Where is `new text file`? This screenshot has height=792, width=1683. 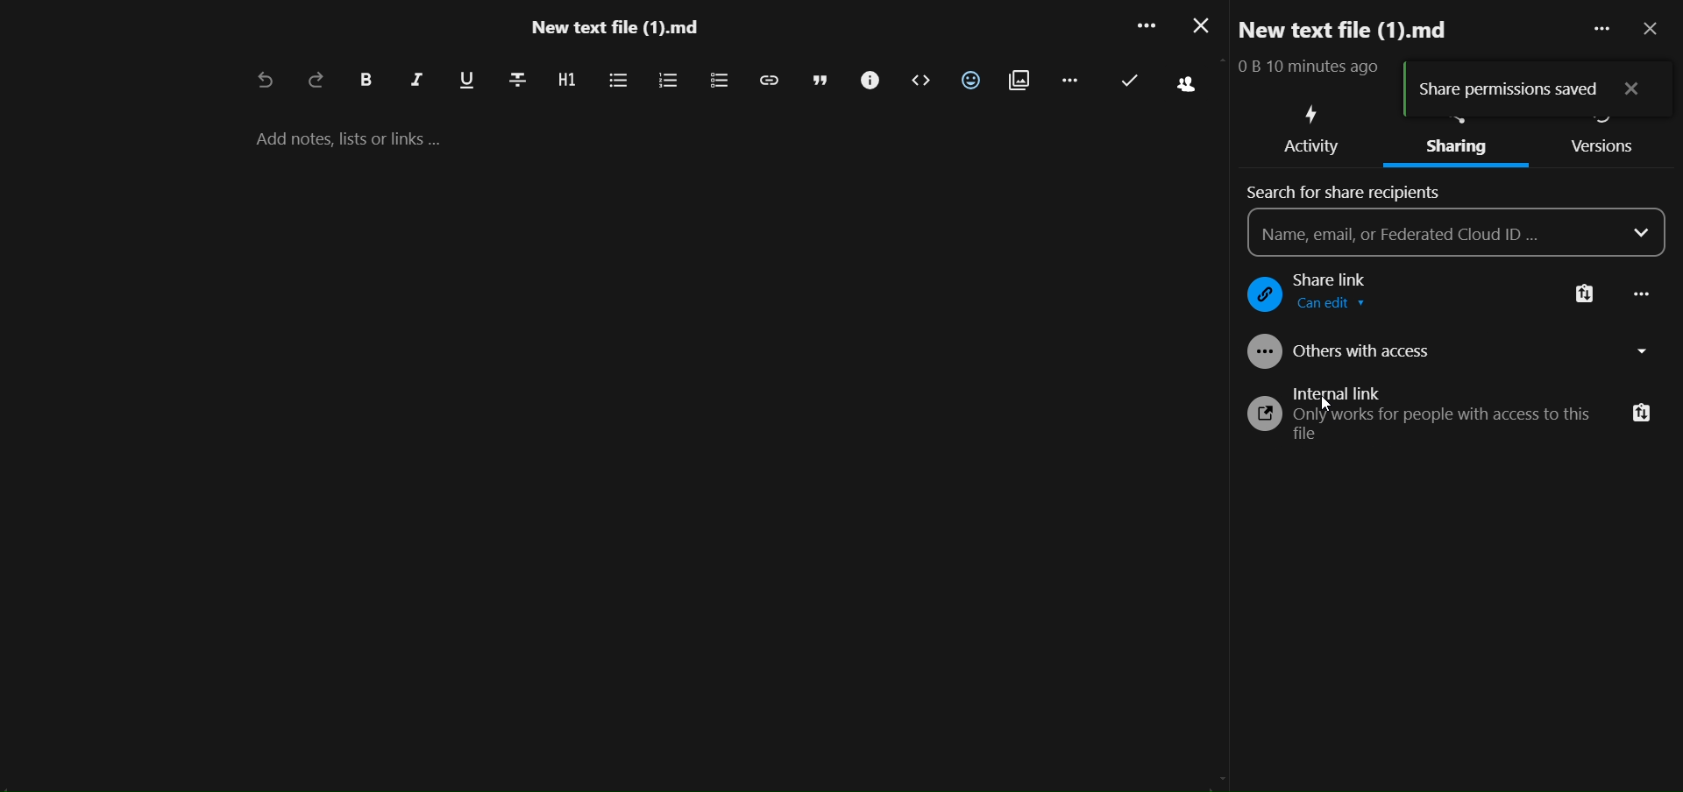
new text file is located at coordinates (1363, 29).